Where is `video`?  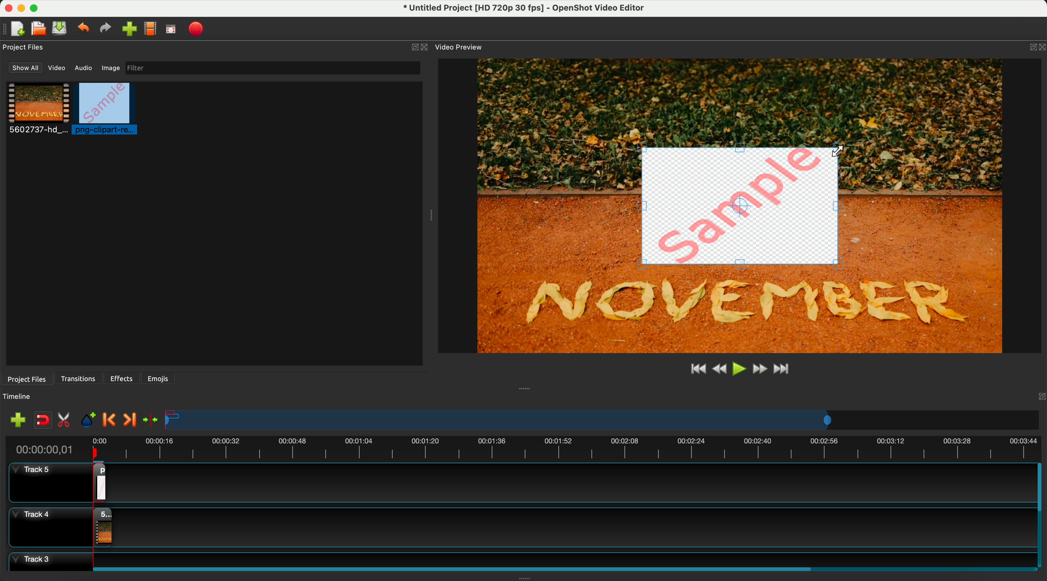 video is located at coordinates (58, 69).